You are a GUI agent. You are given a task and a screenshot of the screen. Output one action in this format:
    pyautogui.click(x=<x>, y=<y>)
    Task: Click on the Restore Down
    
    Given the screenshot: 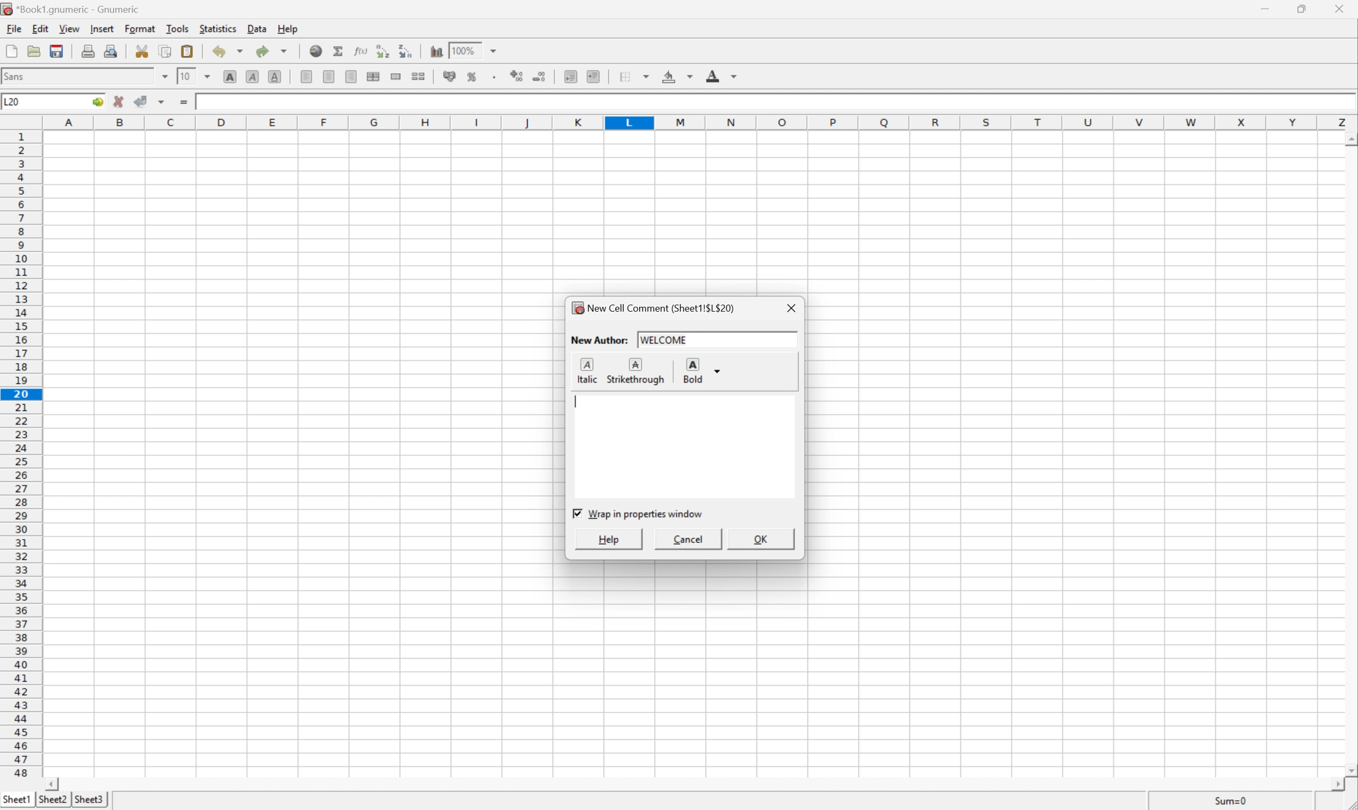 What is the action you would take?
    pyautogui.click(x=1299, y=9)
    